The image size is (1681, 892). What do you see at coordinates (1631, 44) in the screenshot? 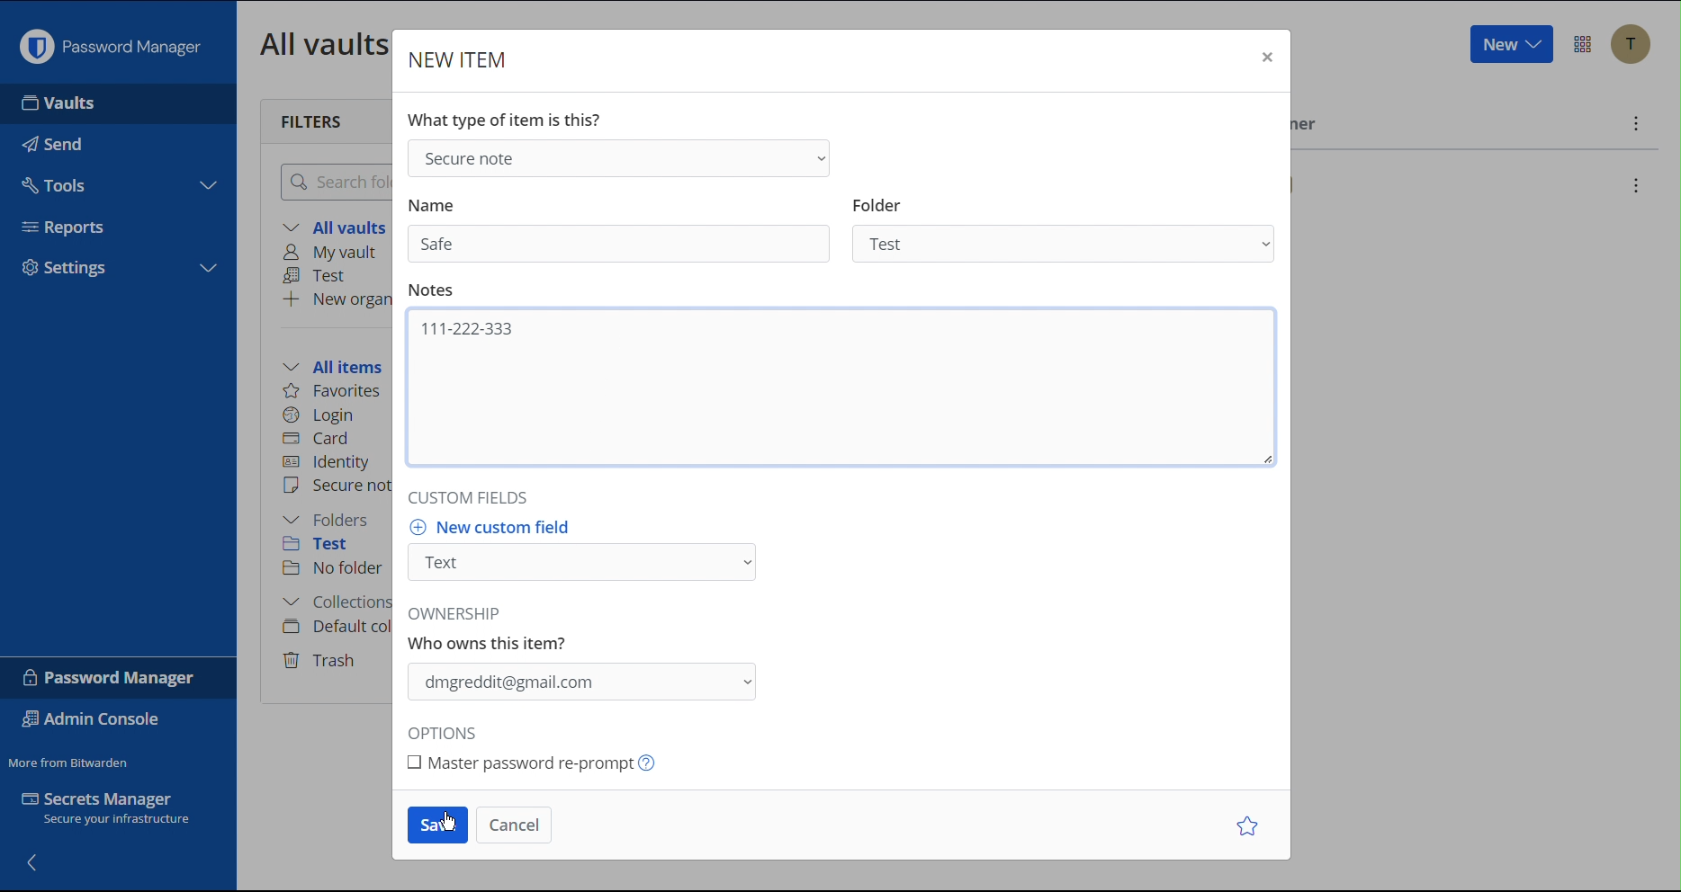
I see `Accounts` at bounding box center [1631, 44].